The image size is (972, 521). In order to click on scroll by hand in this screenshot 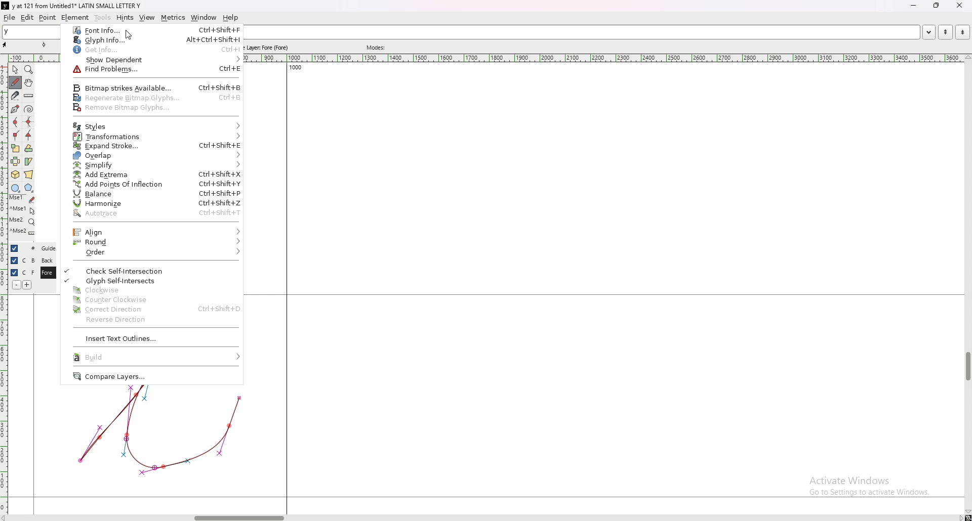, I will do `click(29, 83)`.